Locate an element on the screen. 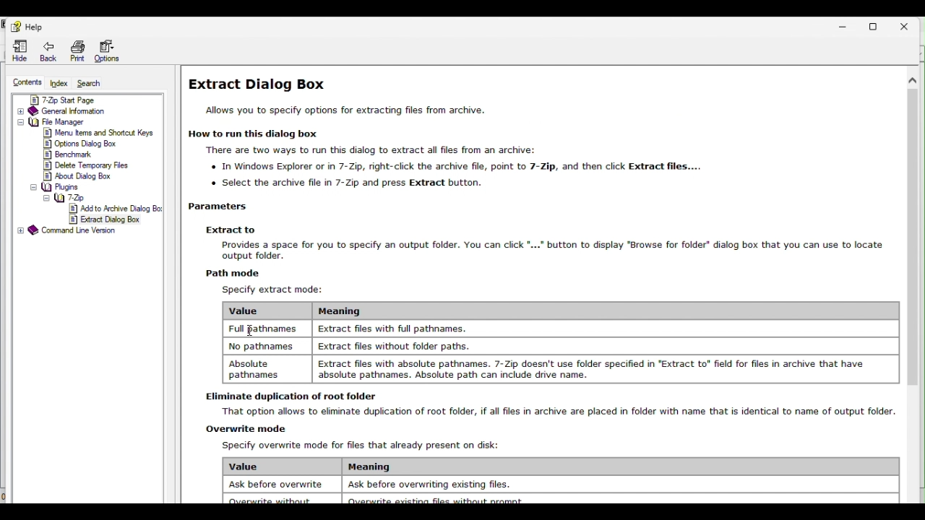 The image size is (925, 520). eliminate is located at coordinates (285, 396).